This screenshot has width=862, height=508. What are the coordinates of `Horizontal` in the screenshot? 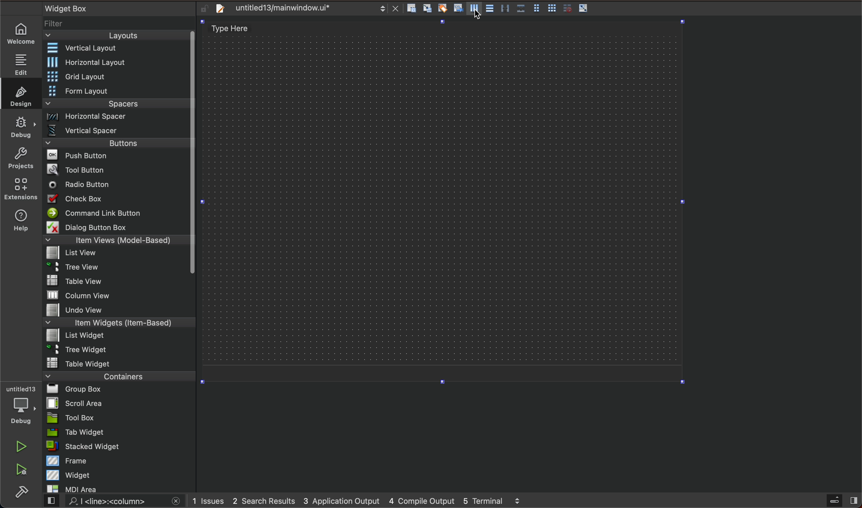 It's located at (490, 8).